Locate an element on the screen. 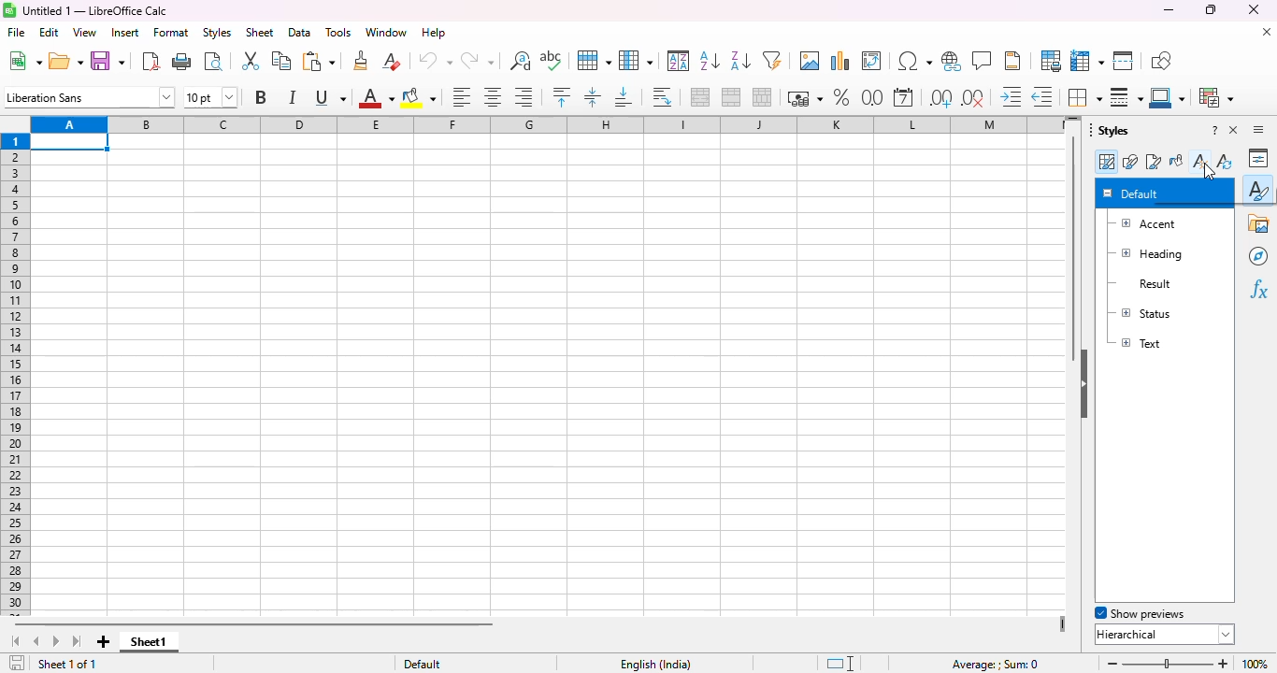 This screenshot has height=673, width=1277. help about this sidebar deck is located at coordinates (1214, 129).